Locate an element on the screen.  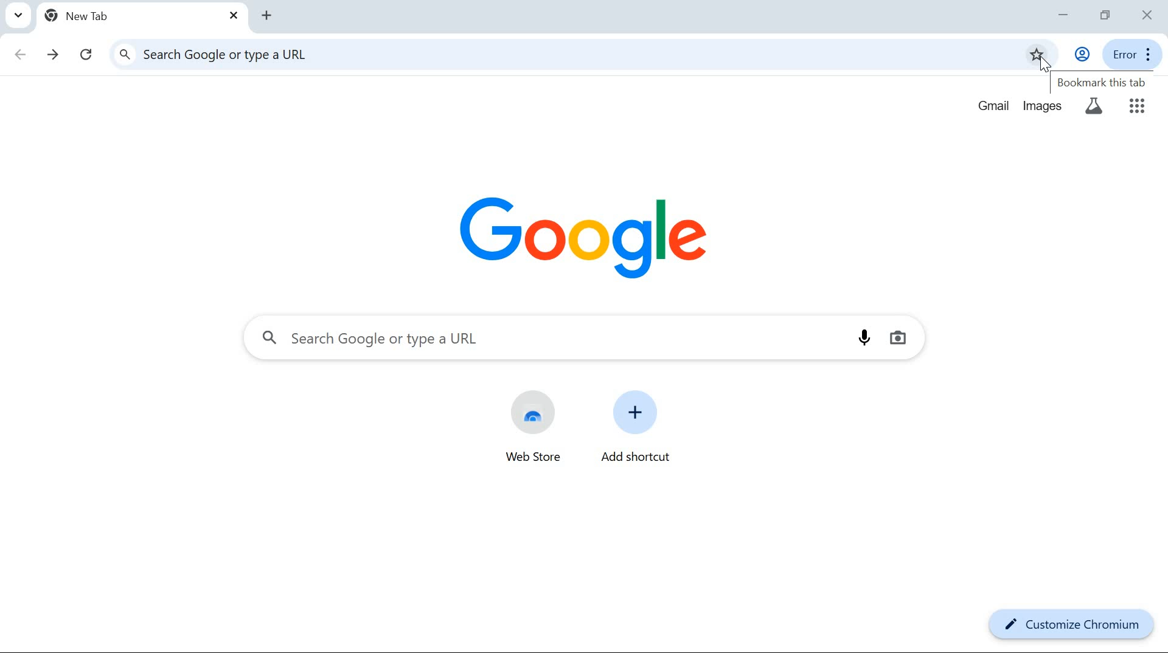
search tabs is located at coordinates (18, 15).